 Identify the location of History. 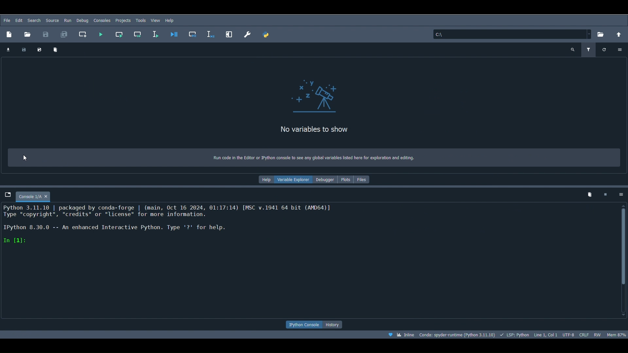
(336, 325).